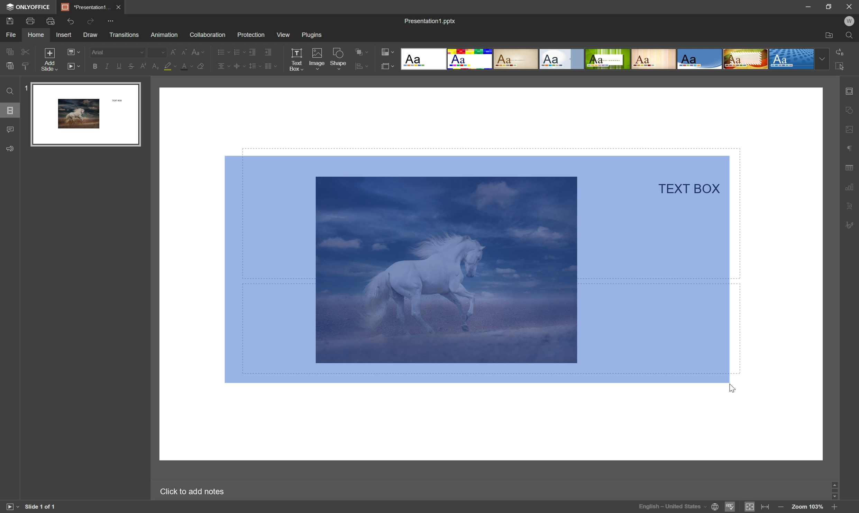 This screenshot has width=859, height=513. What do you see at coordinates (746, 60) in the screenshot?
I see `Safari` at bounding box center [746, 60].